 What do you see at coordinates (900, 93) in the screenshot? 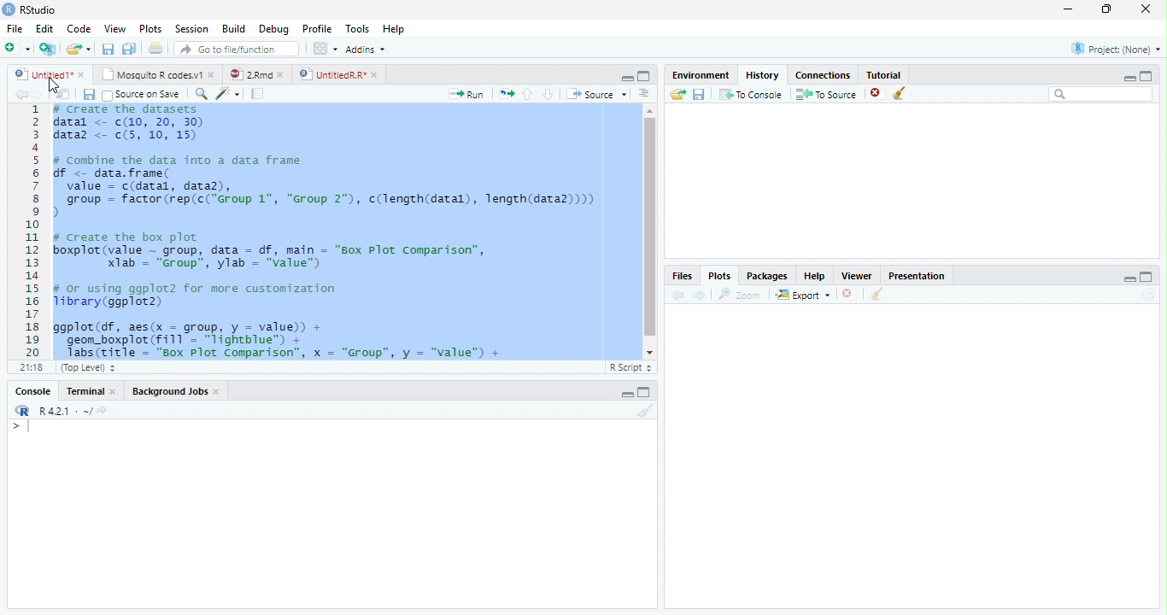
I see `Clear all history entries` at bounding box center [900, 93].